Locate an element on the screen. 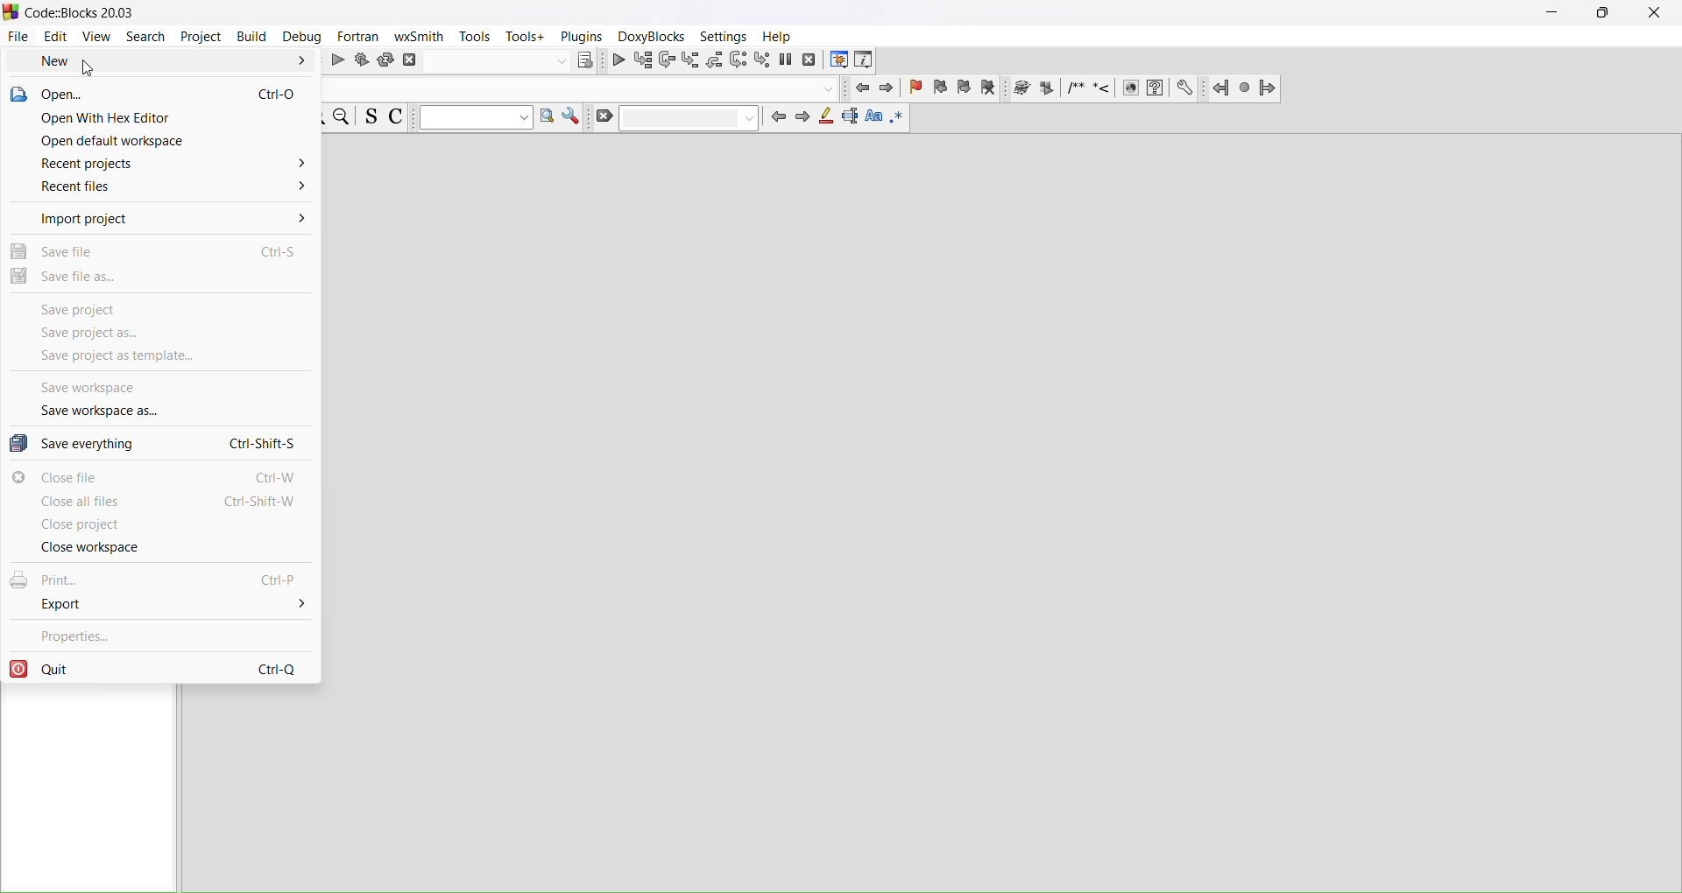  edit is located at coordinates (55, 37).